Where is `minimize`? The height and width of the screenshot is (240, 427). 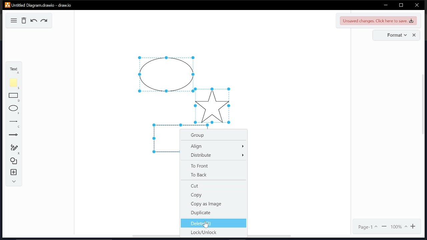 minimize is located at coordinates (386, 5).